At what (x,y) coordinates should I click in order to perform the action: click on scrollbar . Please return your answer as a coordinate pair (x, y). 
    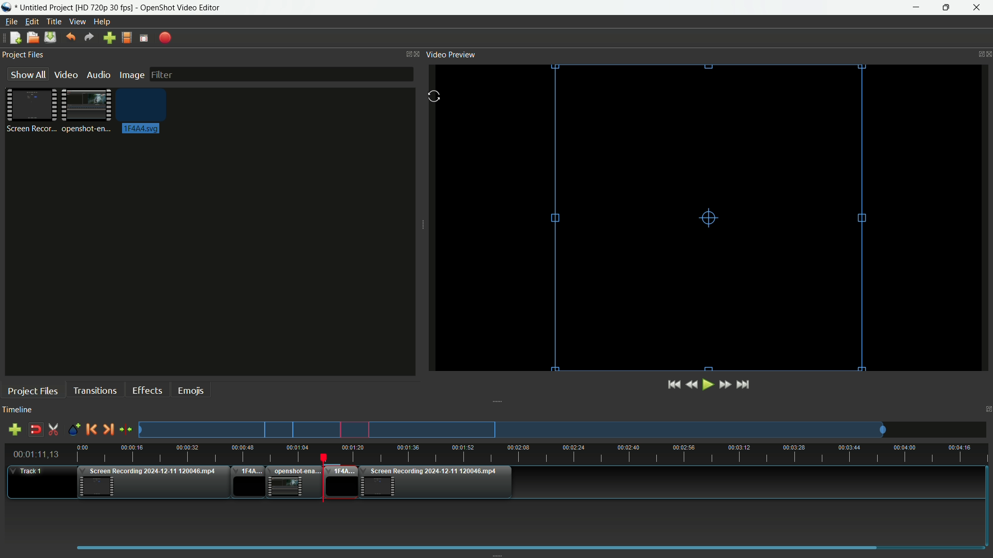
    Looking at the image, I should click on (526, 547).